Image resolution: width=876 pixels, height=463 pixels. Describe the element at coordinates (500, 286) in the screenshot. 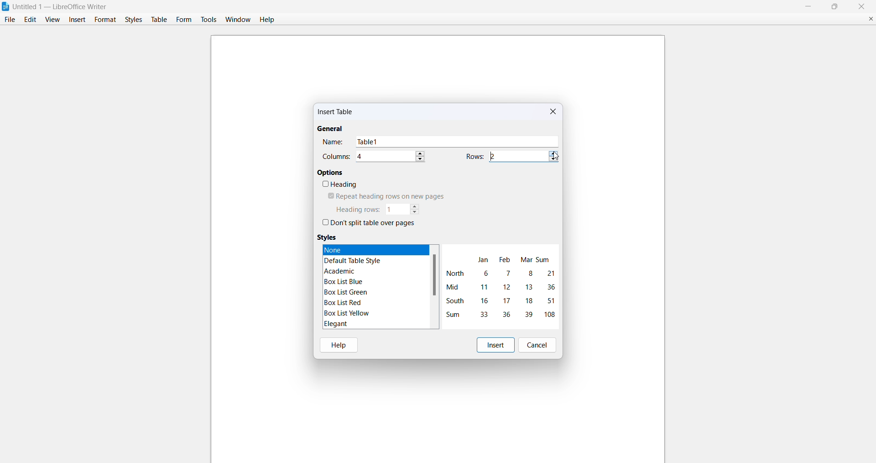

I see `table format` at that location.